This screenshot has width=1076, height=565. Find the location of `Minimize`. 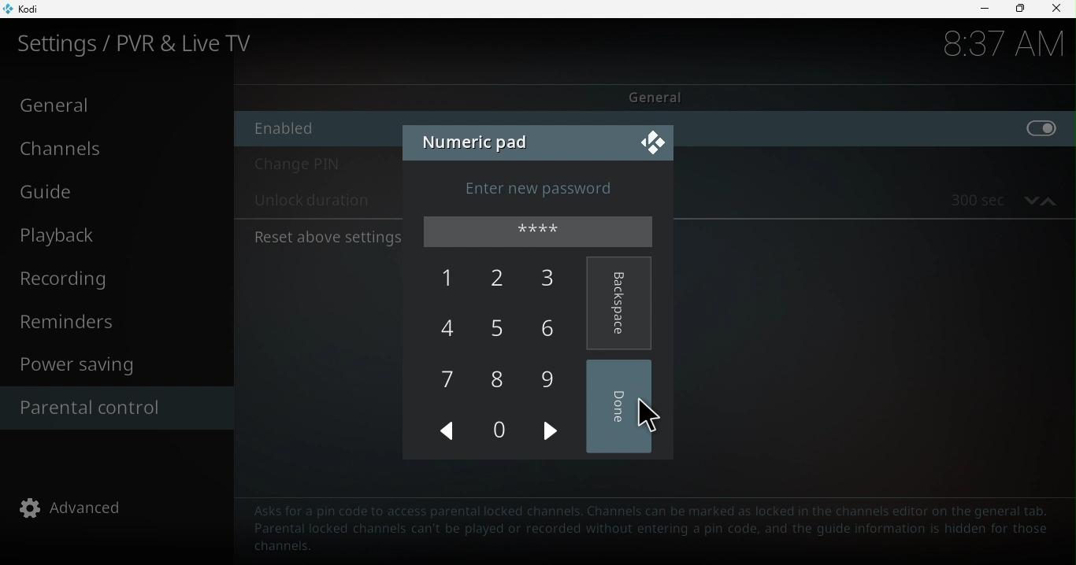

Minimize is located at coordinates (984, 10).